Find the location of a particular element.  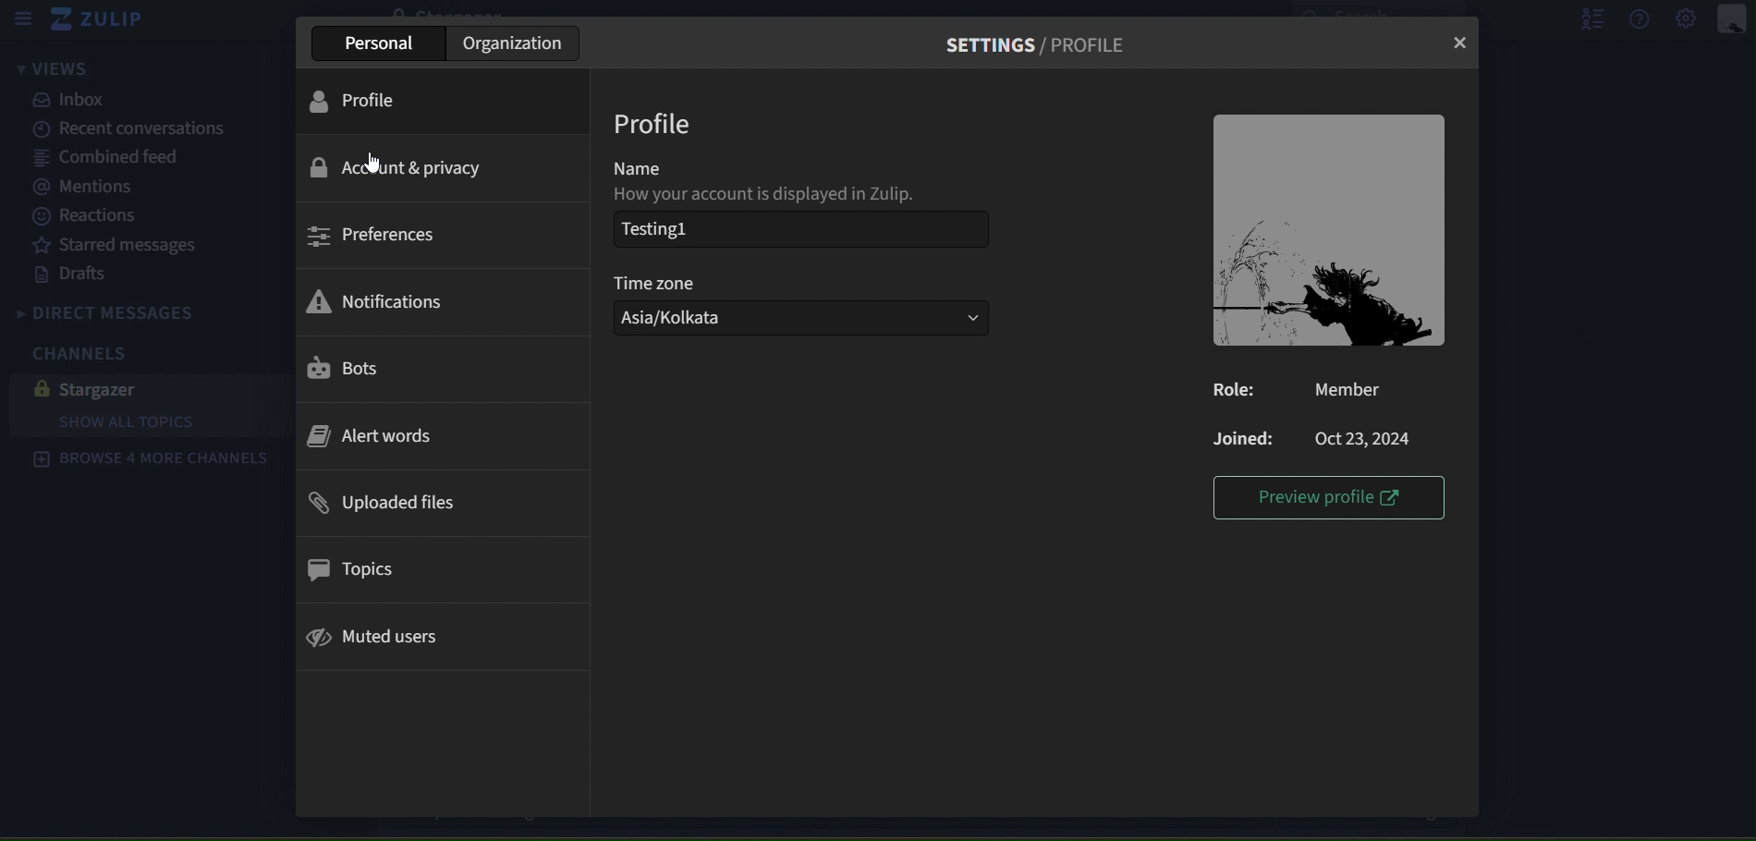

views is located at coordinates (49, 70).